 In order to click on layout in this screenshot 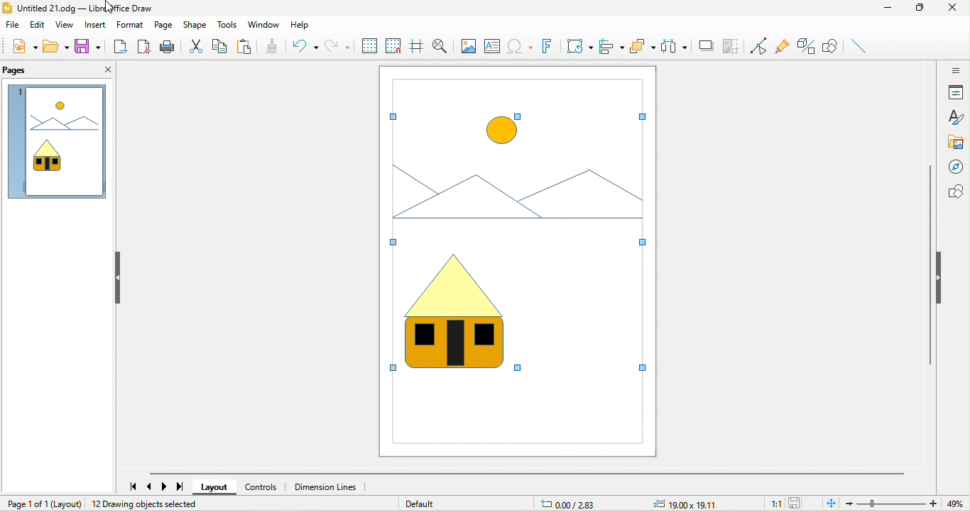, I will do `click(215, 488)`.